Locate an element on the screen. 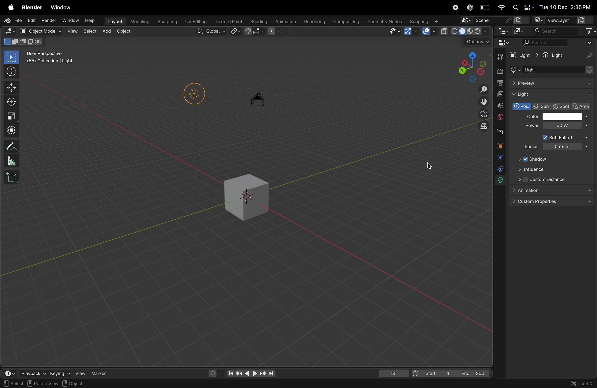 The height and width of the screenshot is (388, 597). viewpoint is located at coordinates (468, 66).